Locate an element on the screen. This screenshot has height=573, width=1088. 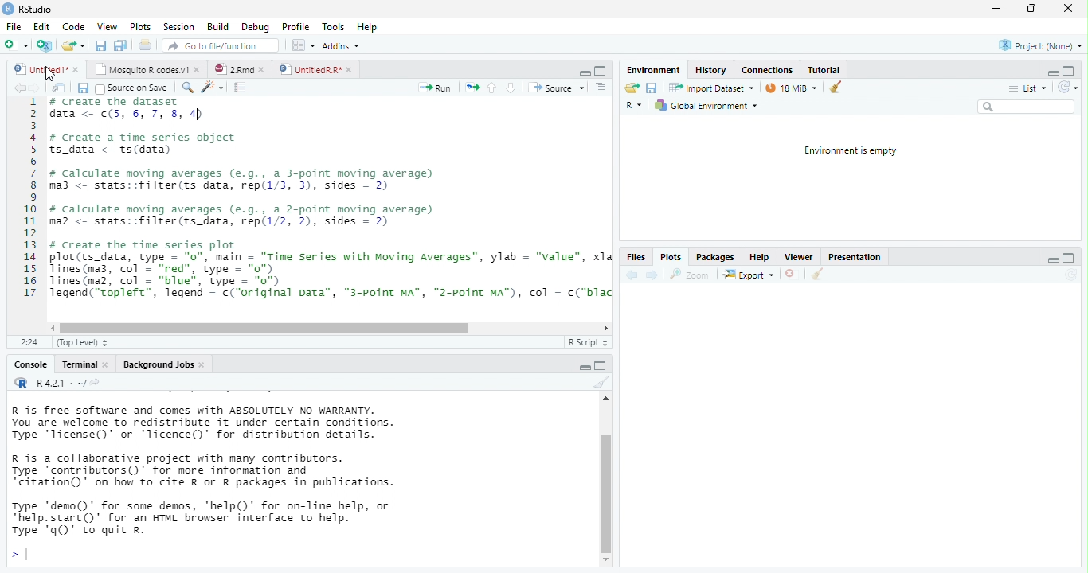
scrollbar left is located at coordinates (50, 328).